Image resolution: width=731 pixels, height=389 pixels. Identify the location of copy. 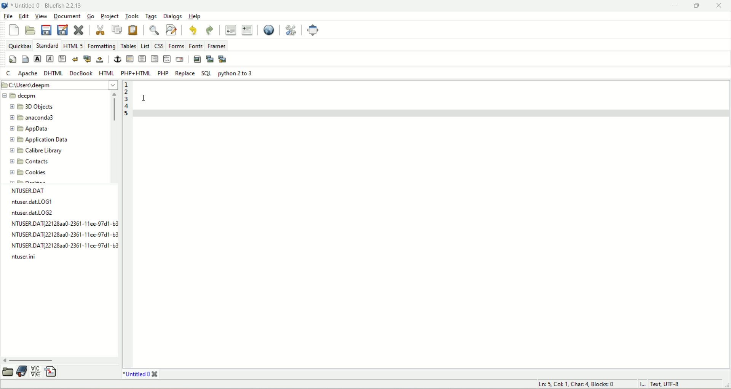
(118, 29).